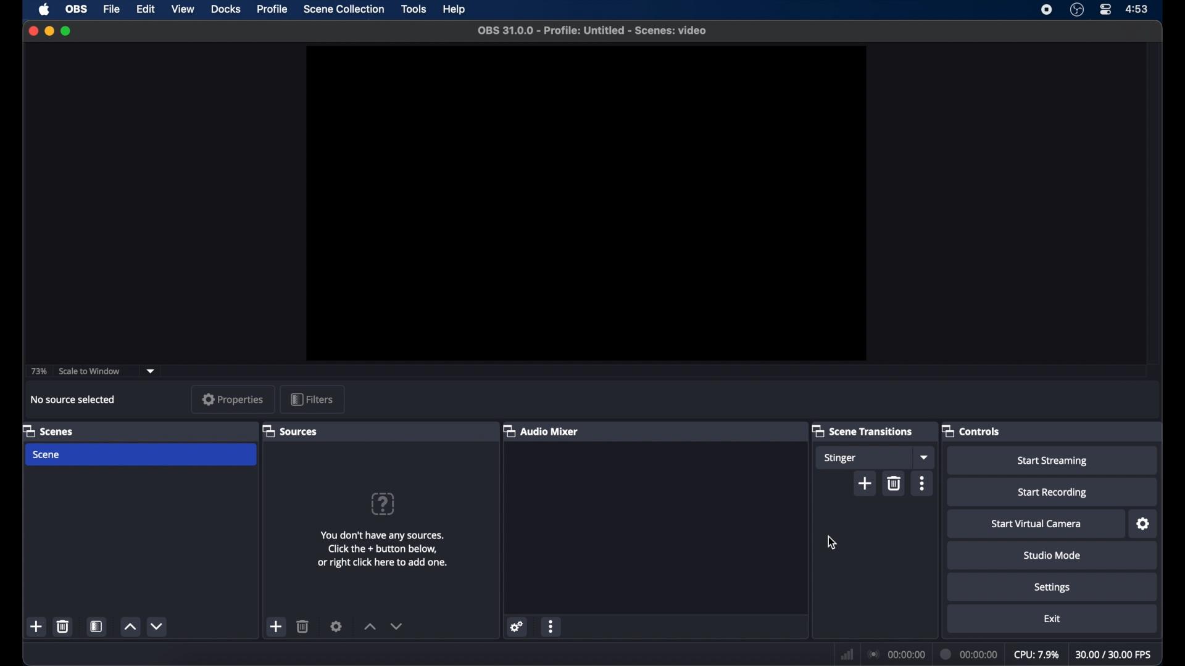  I want to click on scene transitions, so click(863, 430).